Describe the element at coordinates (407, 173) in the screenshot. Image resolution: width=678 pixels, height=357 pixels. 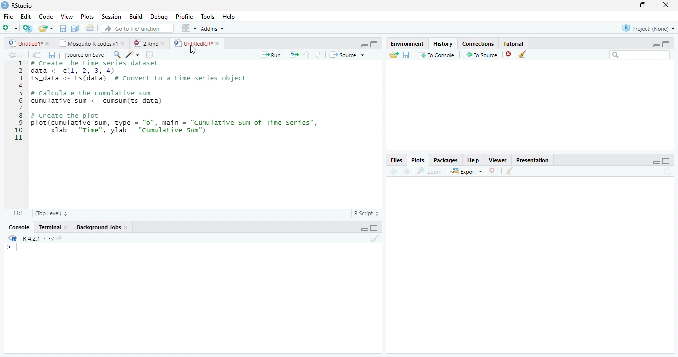
I see `Next` at that location.